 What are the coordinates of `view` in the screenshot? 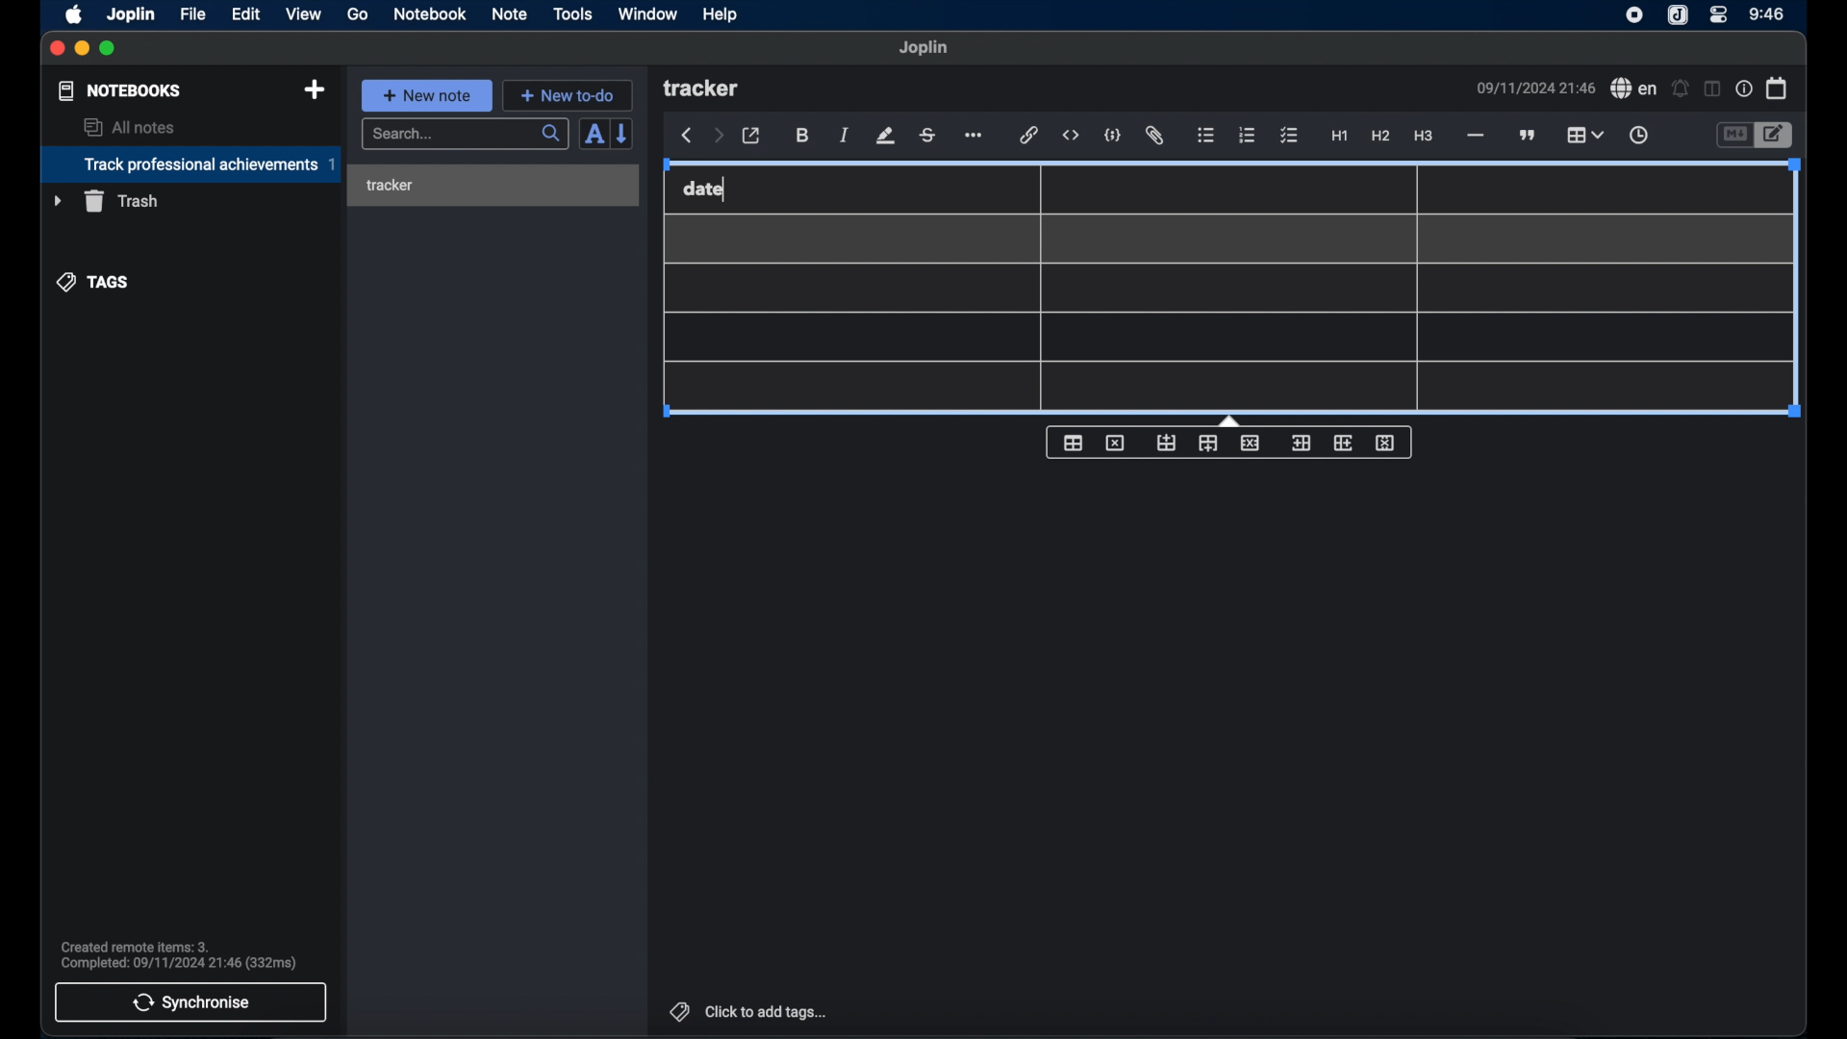 It's located at (303, 13).